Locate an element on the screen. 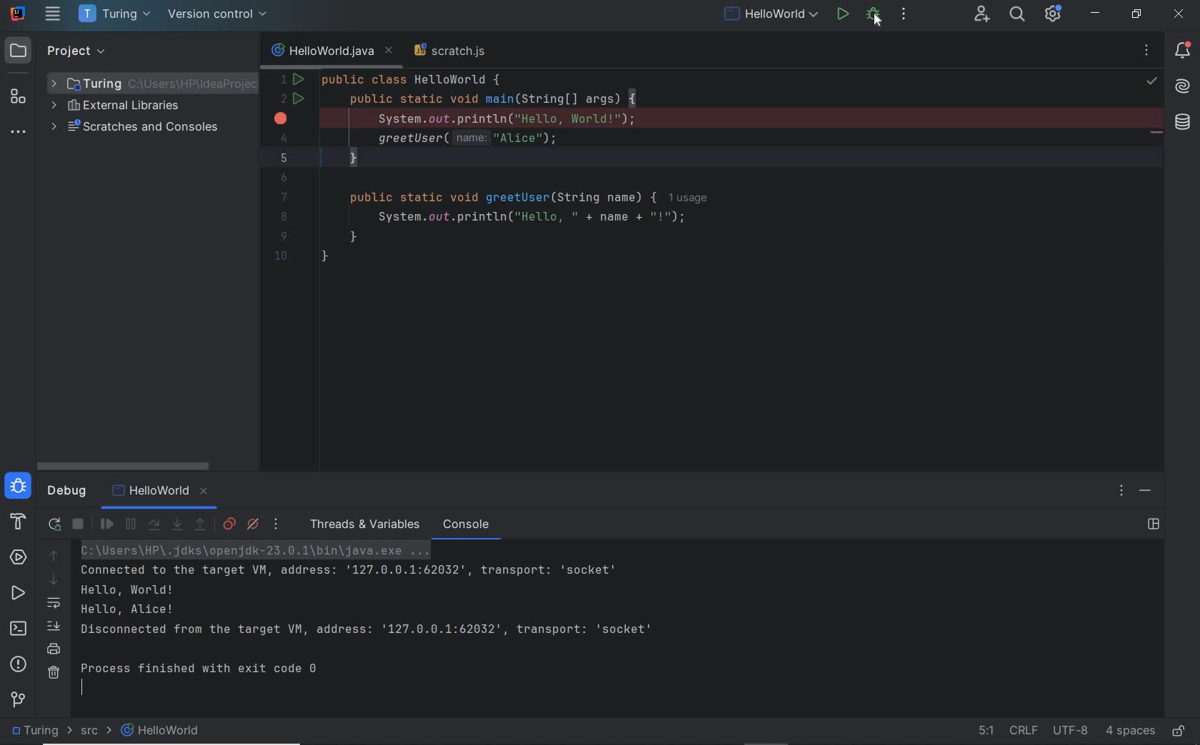 Image resolution: width=1200 pixels, height=745 pixels. external libraries is located at coordinates (116, 107).